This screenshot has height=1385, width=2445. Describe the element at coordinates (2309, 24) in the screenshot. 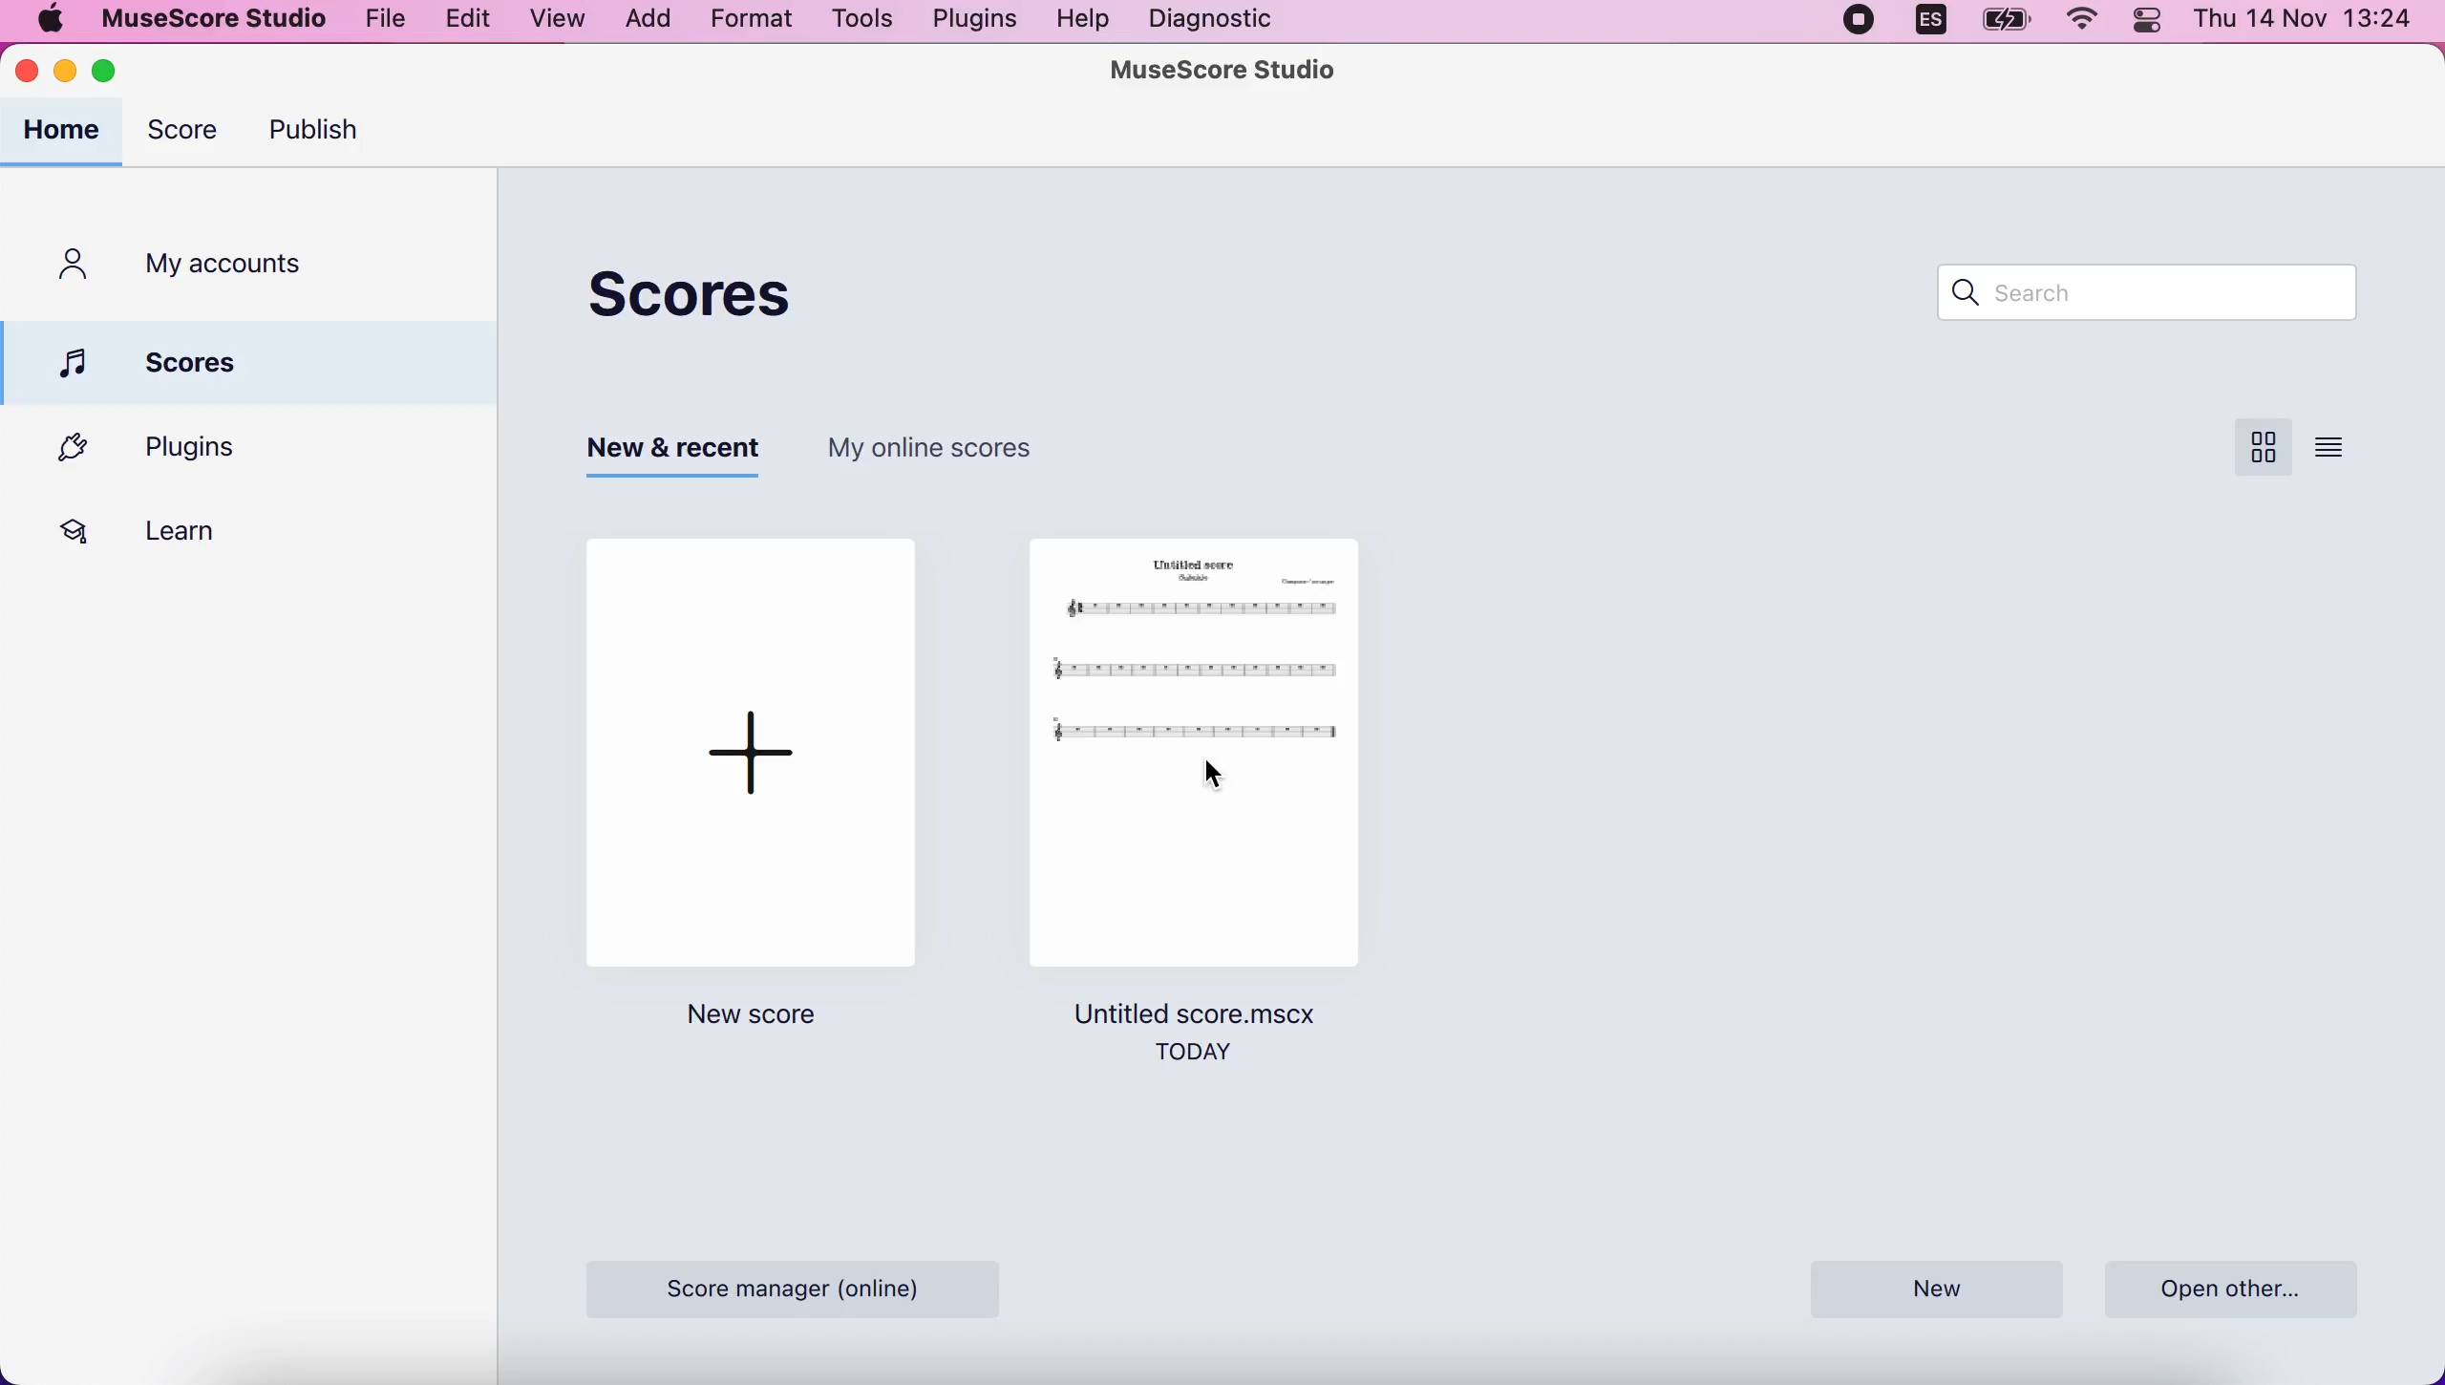

I see `thu 14 nov 13:24` at that location.